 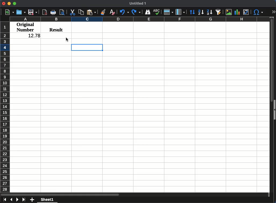 What do you see at coordinates (56, 29) in the screenshot?
I see `result` at bounding box center [56, 29].